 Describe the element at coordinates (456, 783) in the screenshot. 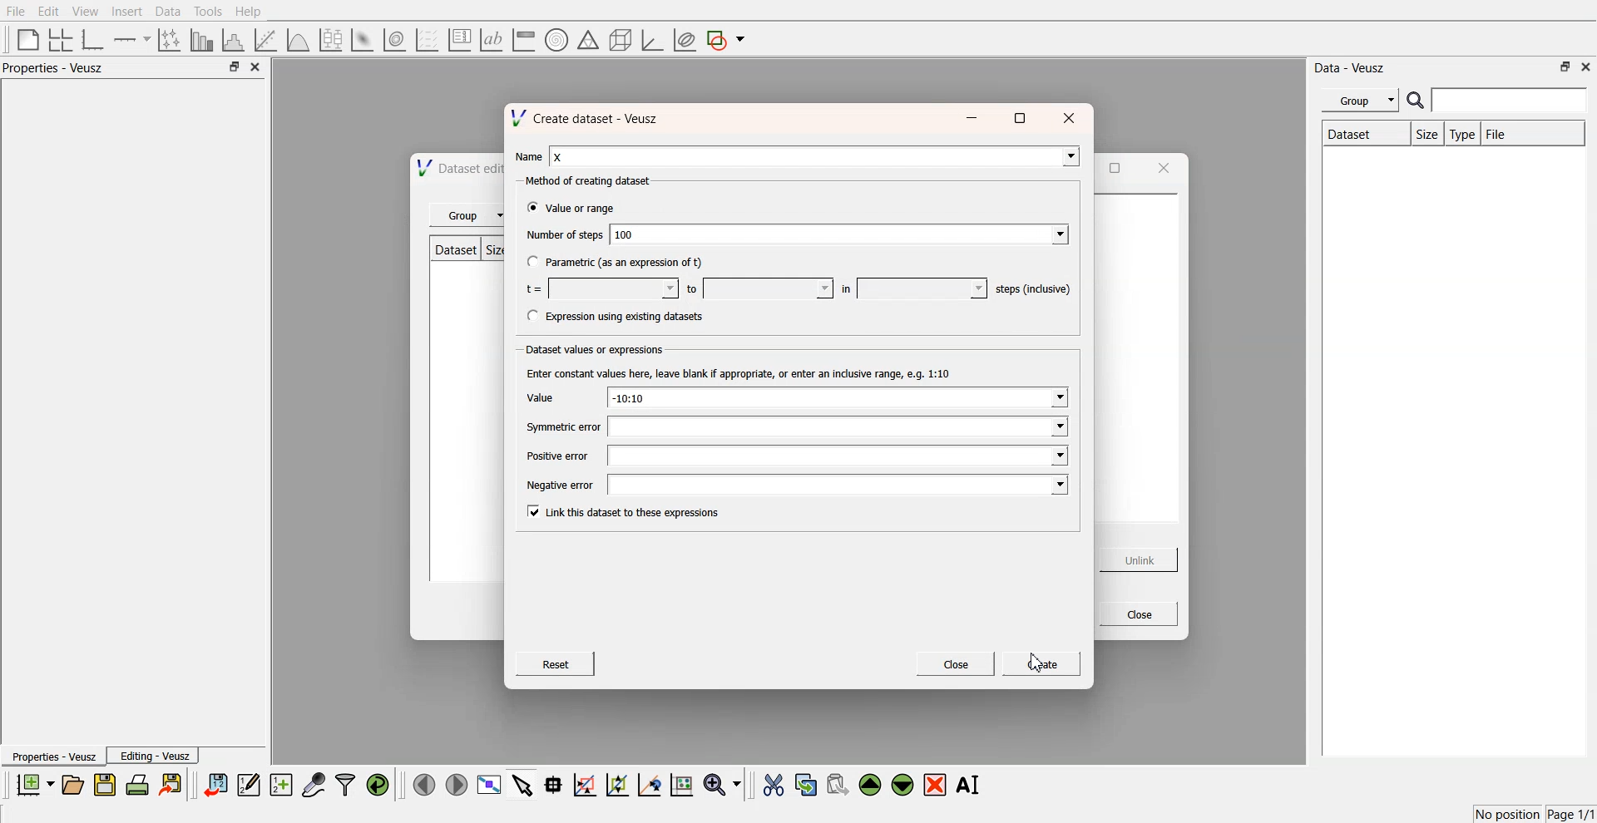

I see `move right` at that location.